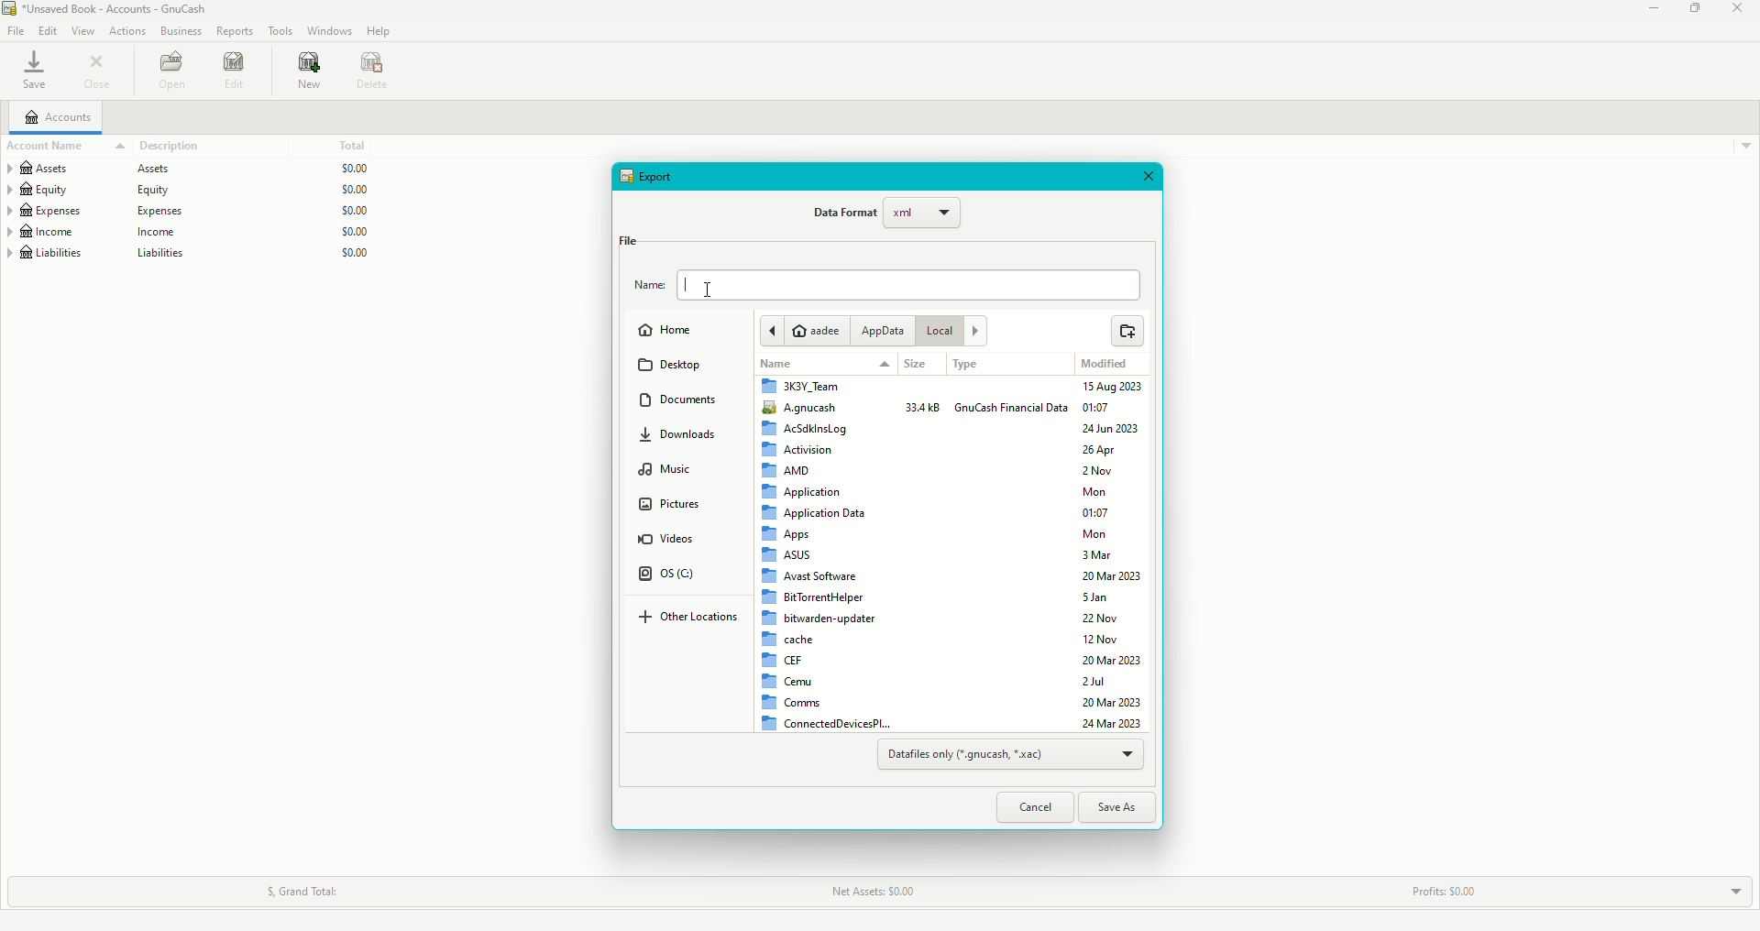 Image resolution: width=1760 pixels, height=931 pixels. Describe the element at coordinates (379, 31) in the screenshot. I see `Help` at that location.